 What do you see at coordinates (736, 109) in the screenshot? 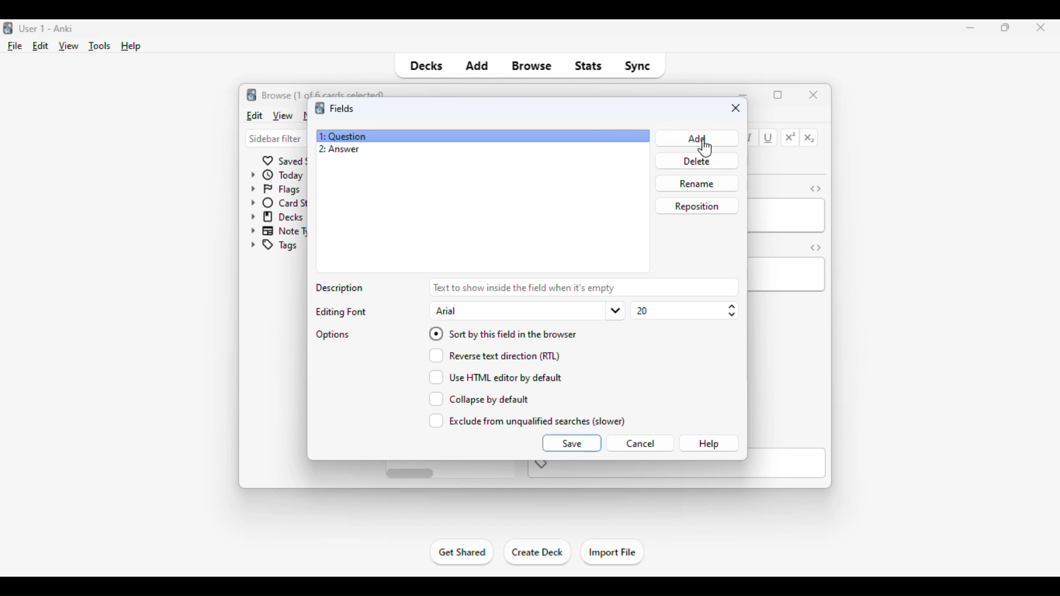
I see `close` at bounding box center [736, 109].